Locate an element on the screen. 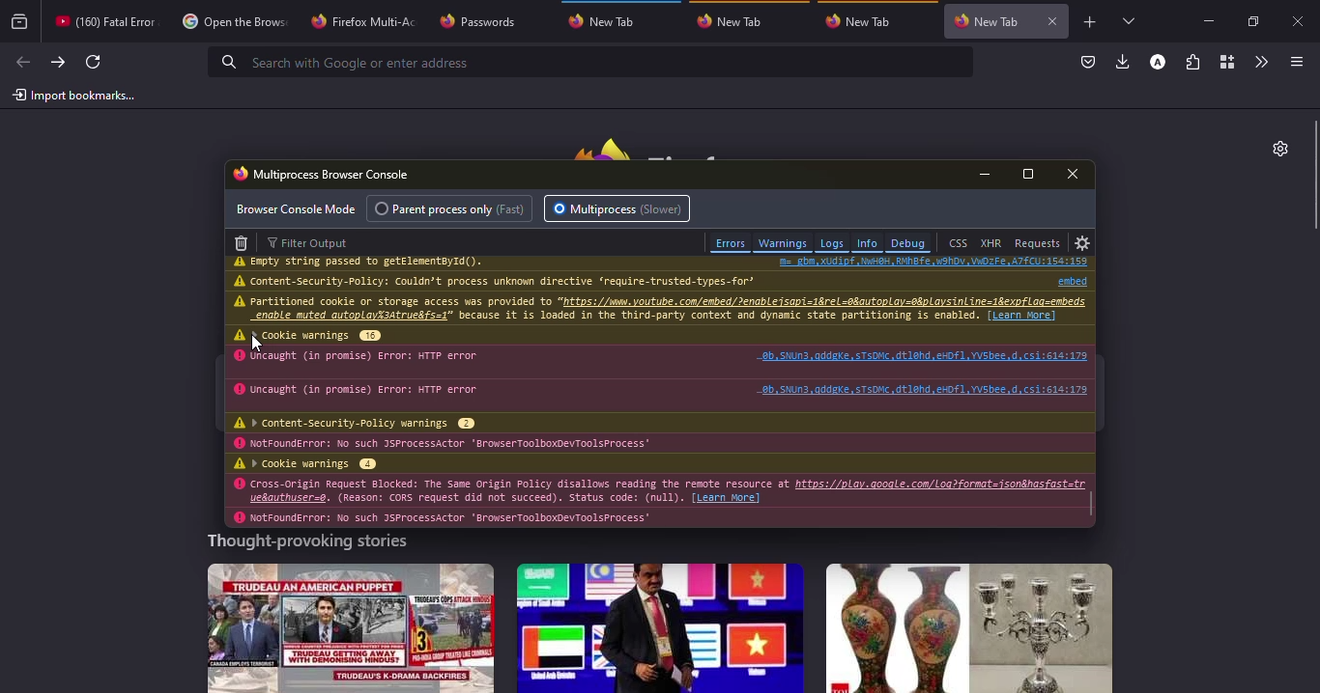 This screenshot has height=693, width=1320. warning is located at coordinates (238, 423).